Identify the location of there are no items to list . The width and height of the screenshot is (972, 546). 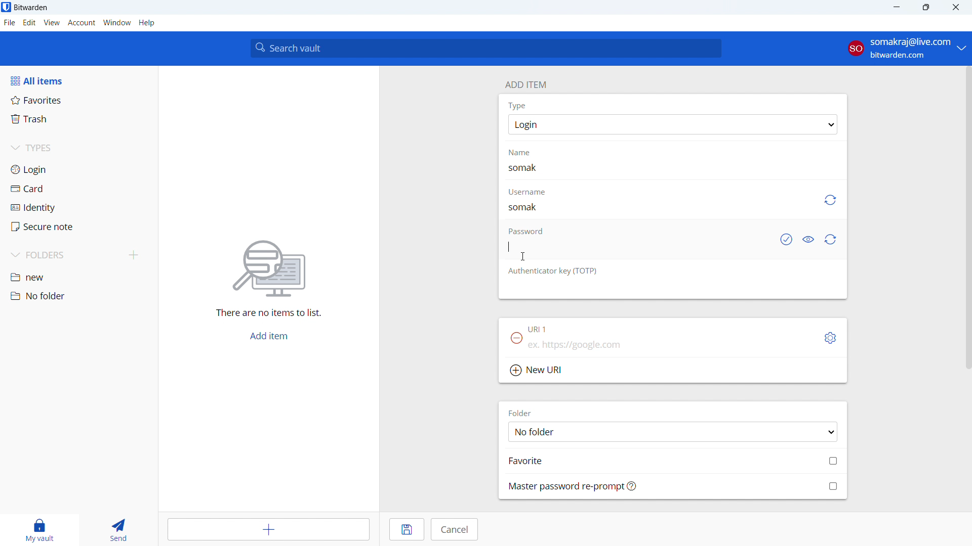
(265, 314).